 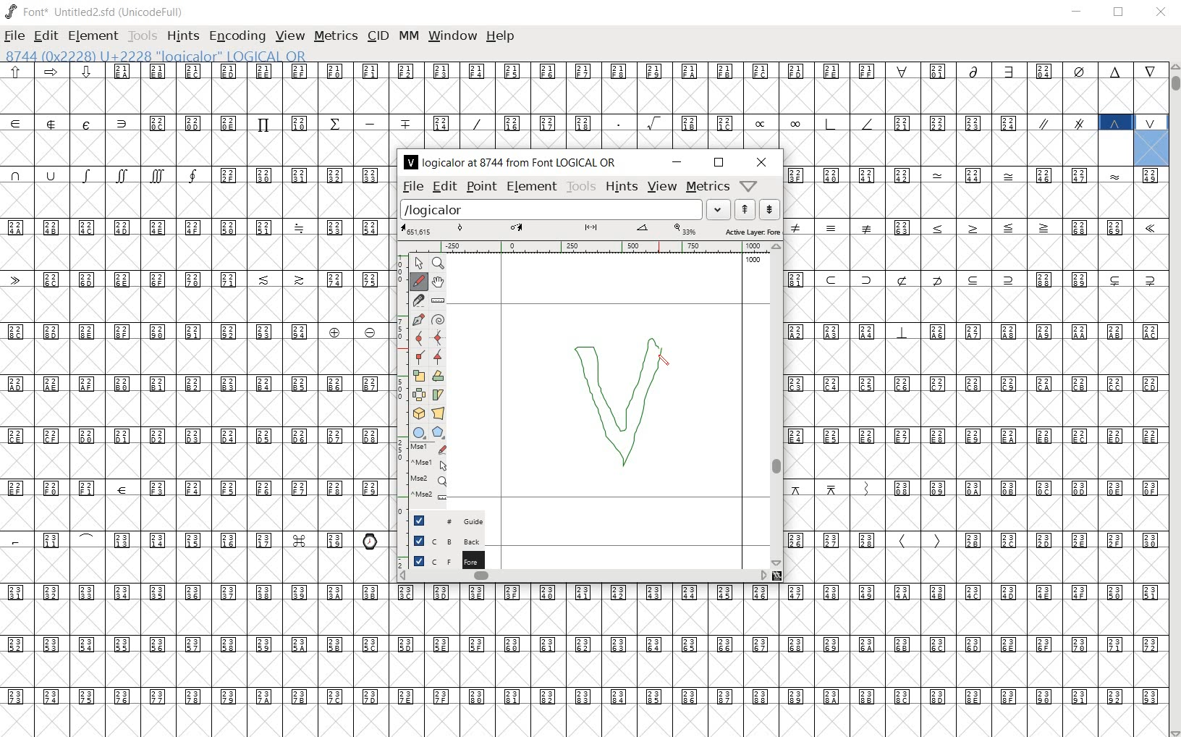 I want to click on change whether spiro is active or not, so click(x=436, y=319).